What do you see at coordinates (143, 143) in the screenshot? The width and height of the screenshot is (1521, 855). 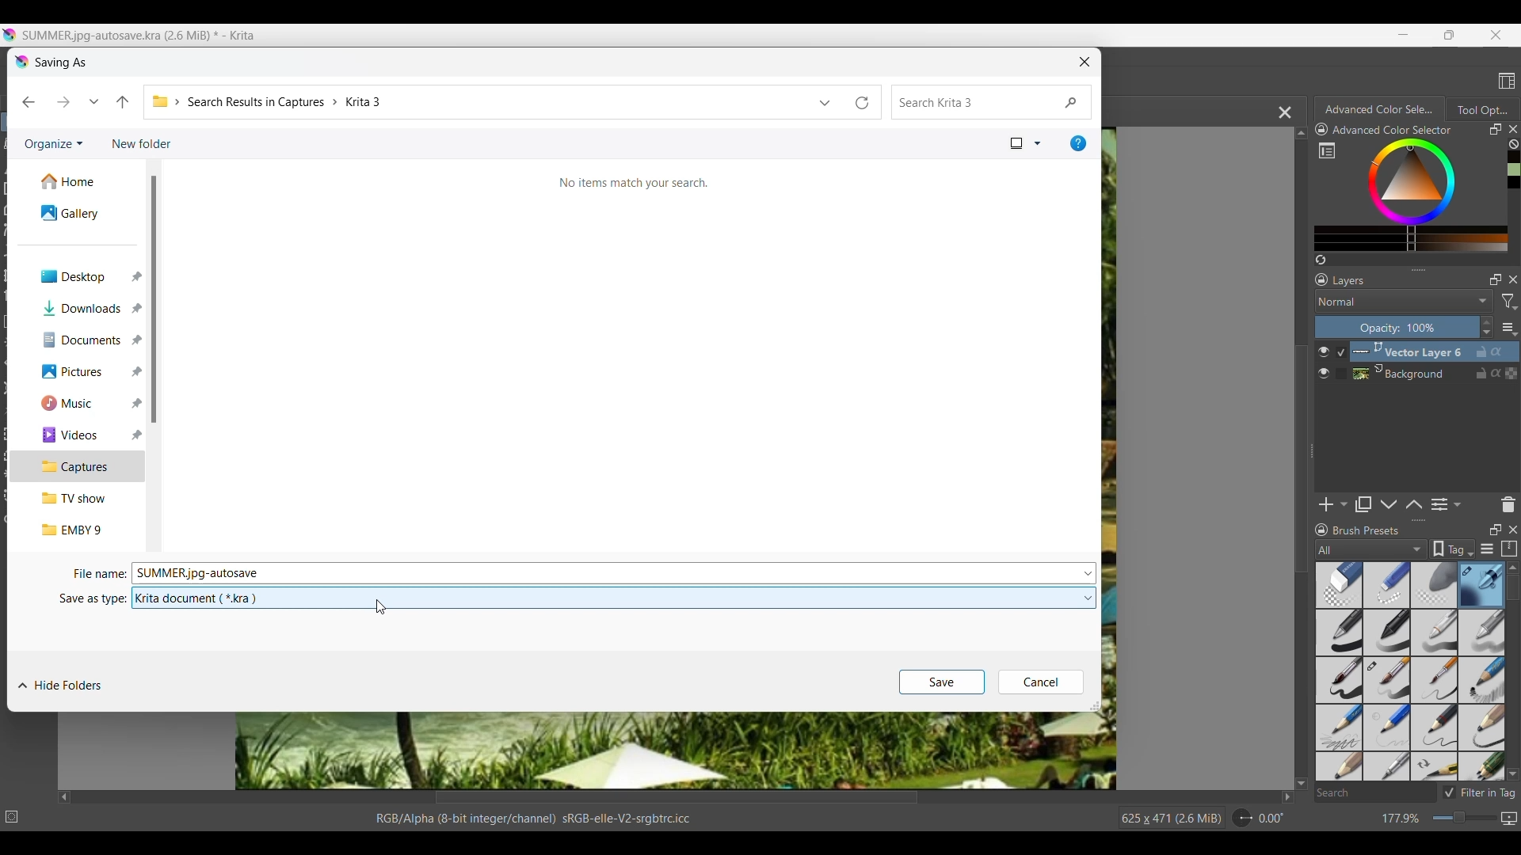 I see `Create new folder` at bounding box center [143, 143].